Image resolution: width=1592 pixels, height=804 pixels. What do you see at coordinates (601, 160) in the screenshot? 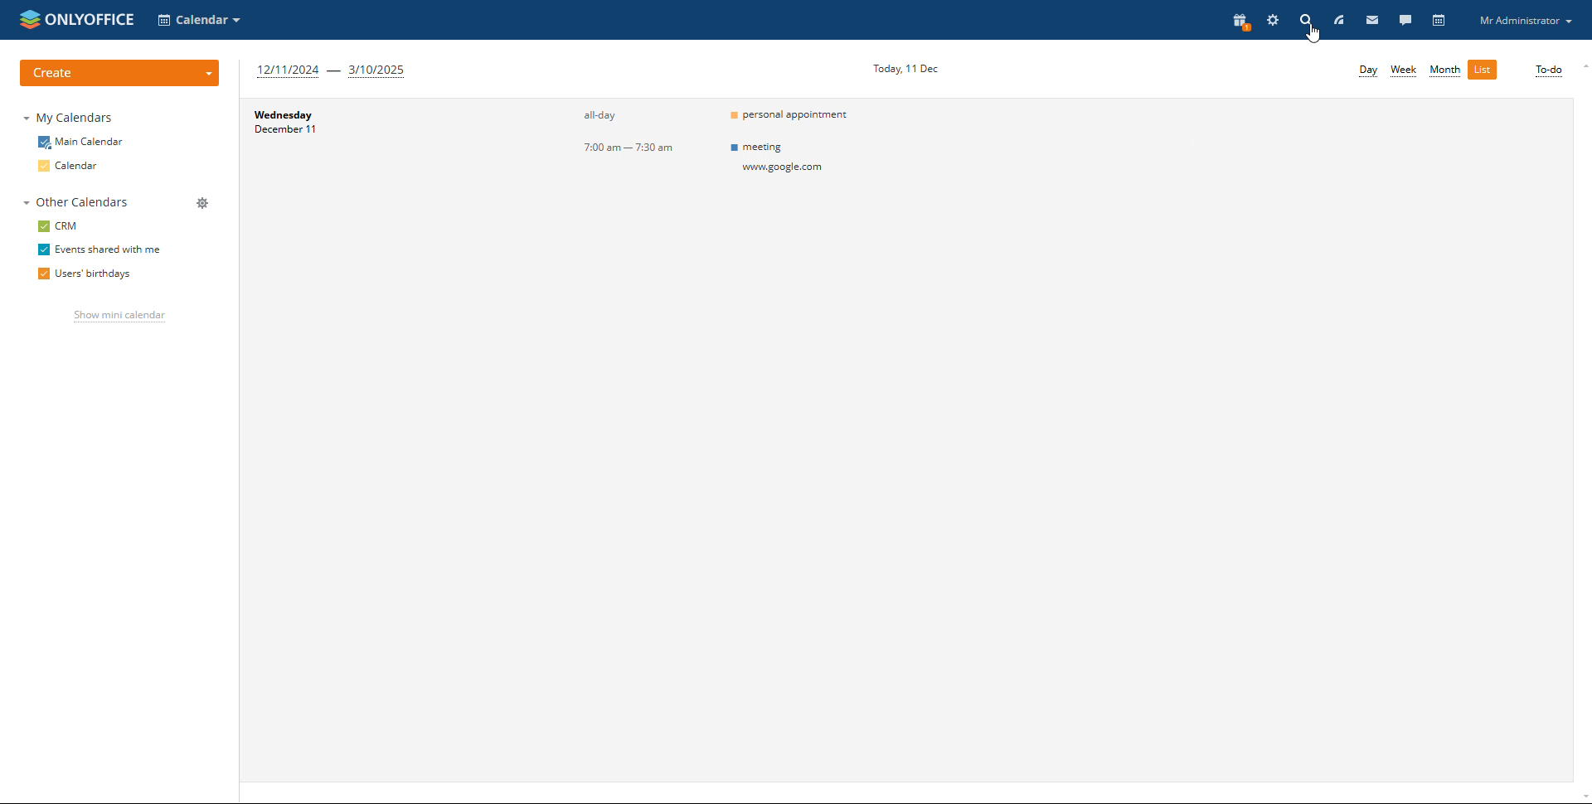
I see `all-day
7:00 am — 7:30 am` at bounding box center [601, 160].